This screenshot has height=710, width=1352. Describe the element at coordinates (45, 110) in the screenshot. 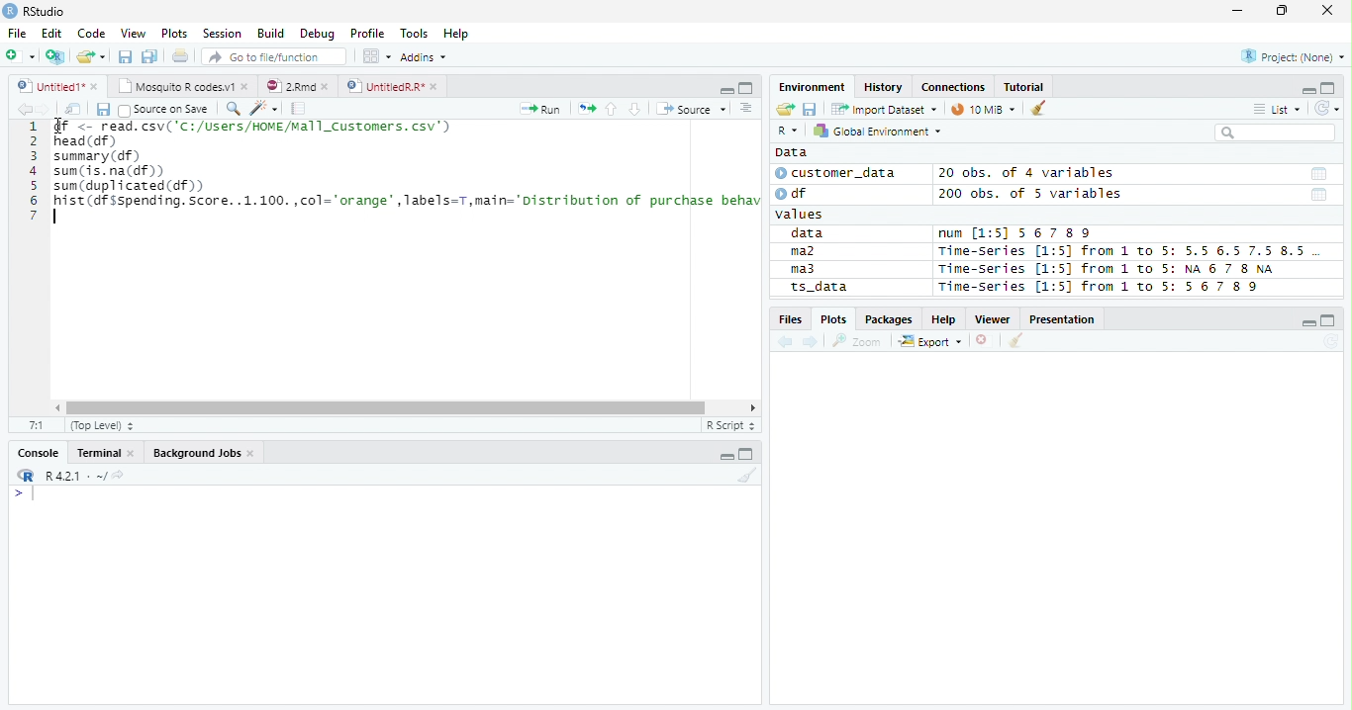

I see `Next` at that location.